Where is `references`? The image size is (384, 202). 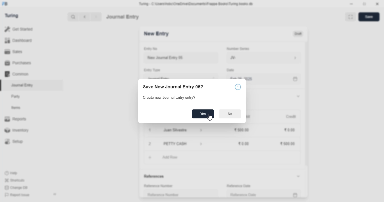
references is located at coordinates (154, 176).